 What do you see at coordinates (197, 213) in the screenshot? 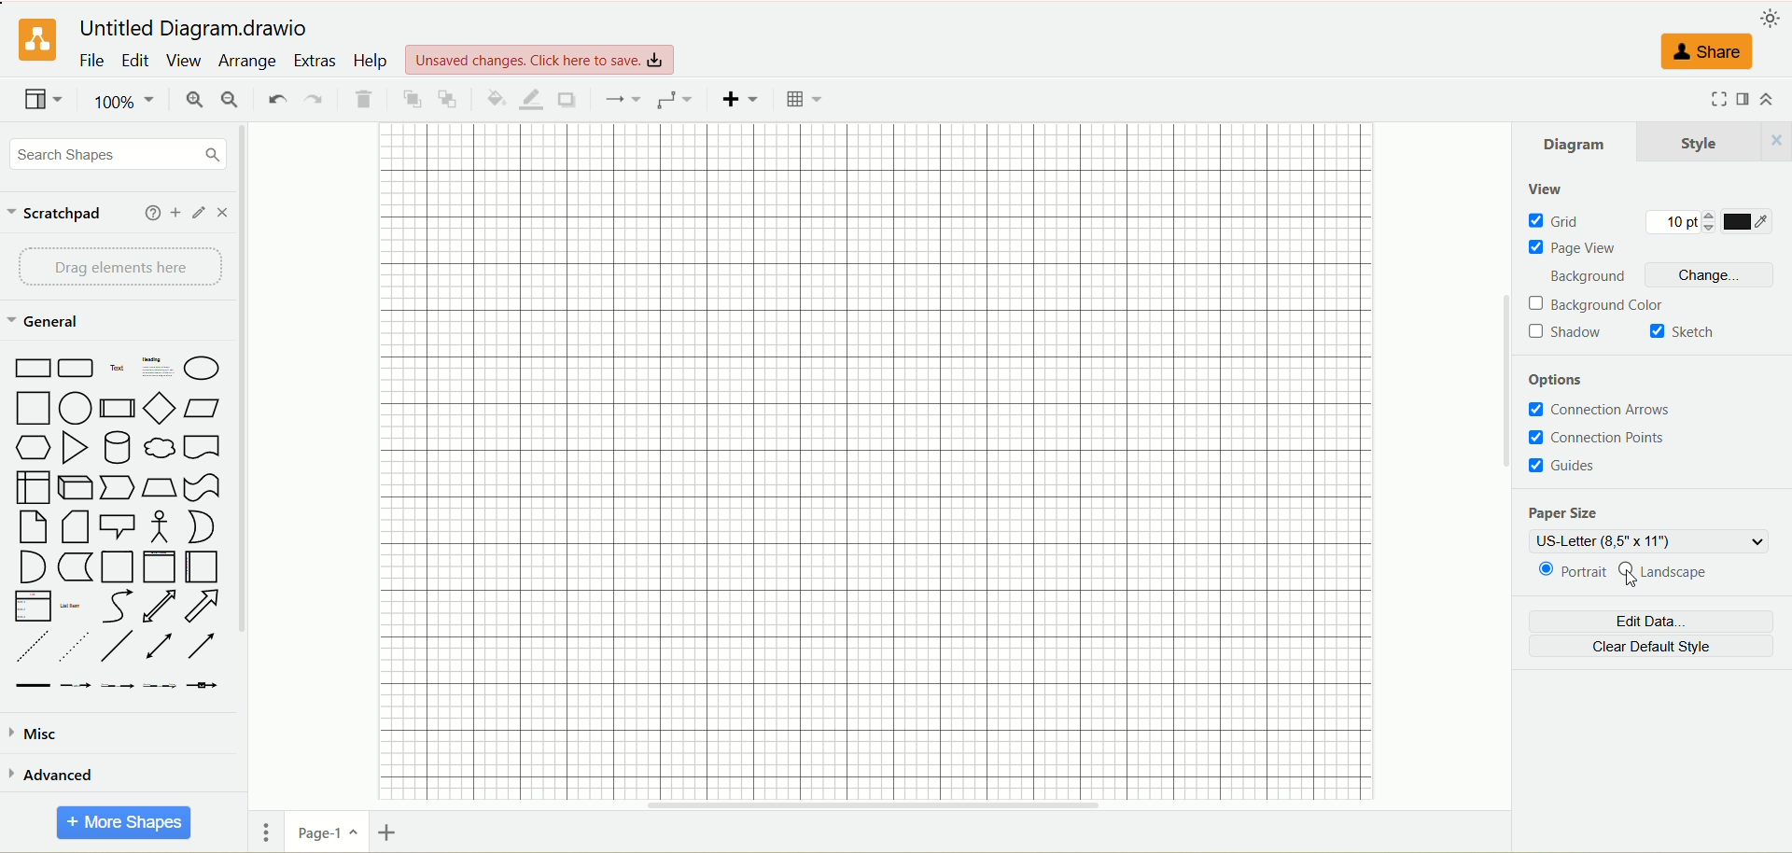
I see `edit` at bounding box center [197, 213].